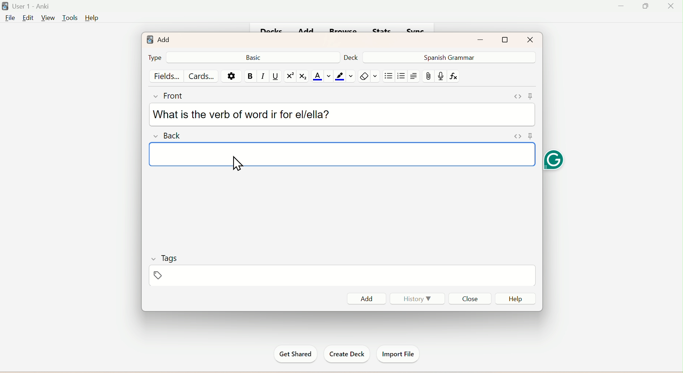 This screenshot has height=373, width=683. Describe the element at coordinates (469, 298) in the screenshot. I see `Close` at that location.